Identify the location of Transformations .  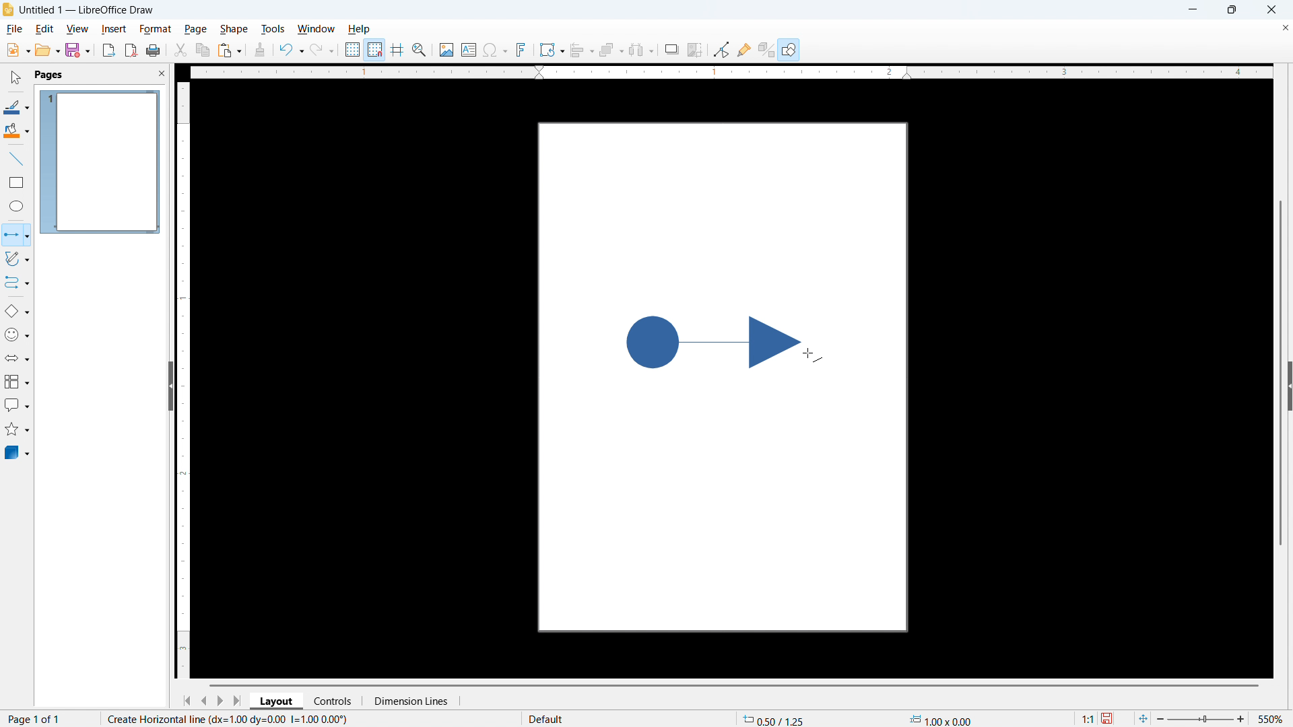
(552, 50).